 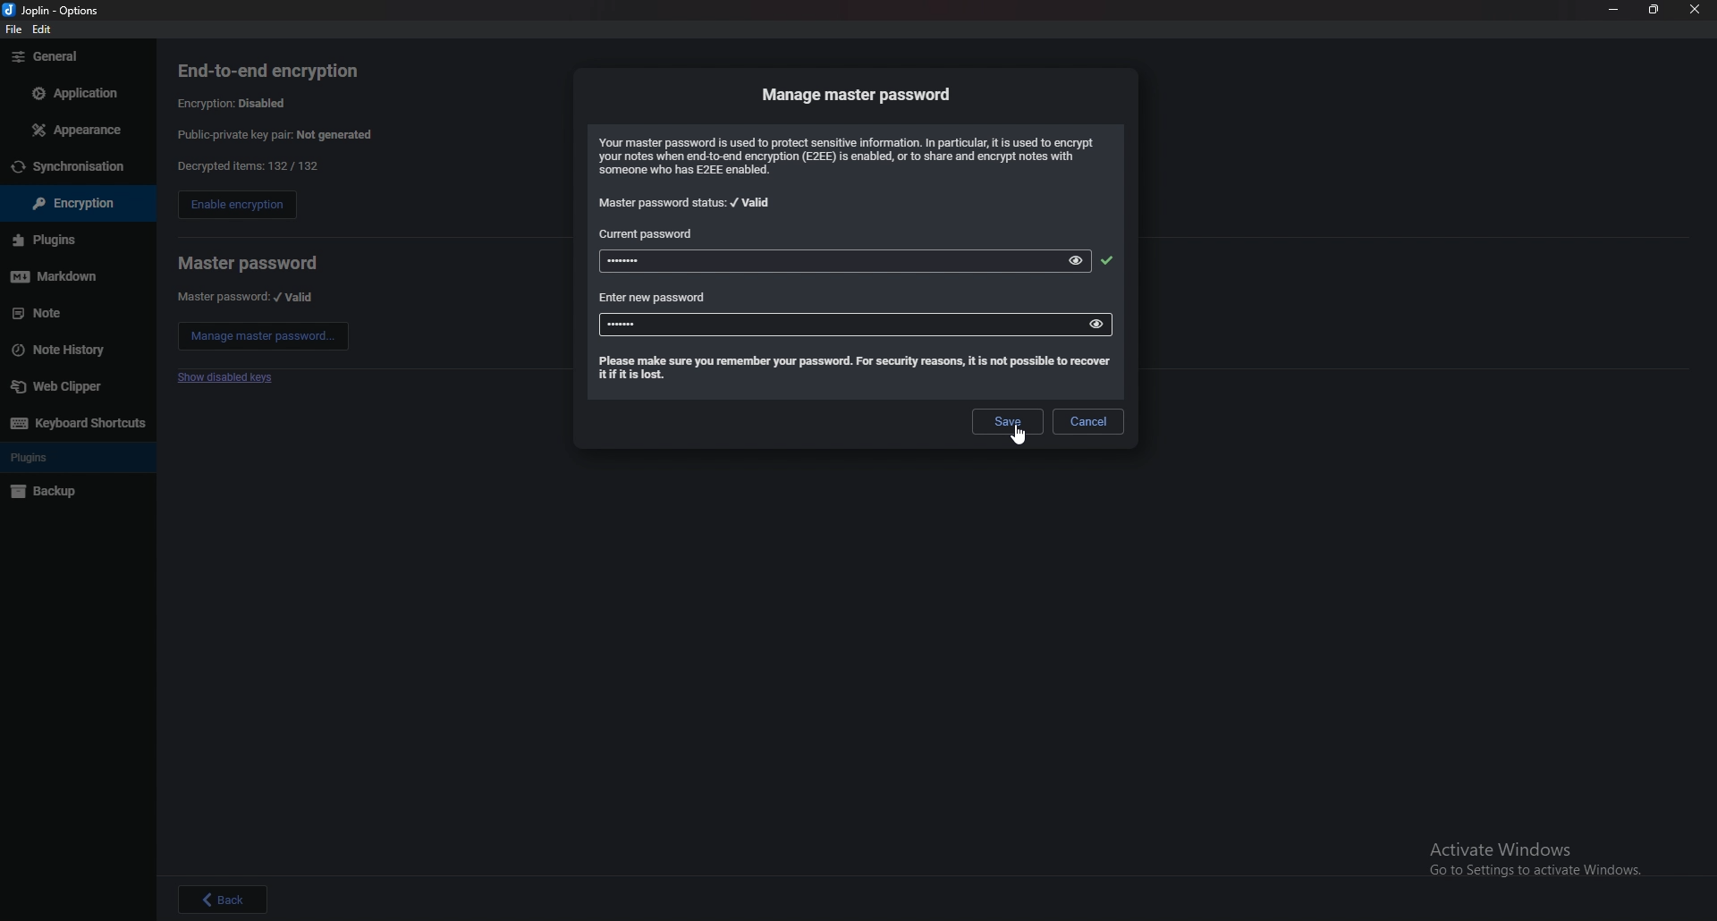 What do you see at coordinates (224, 899) in the screenshot?
I see `back` at bounding box center [224, 899].